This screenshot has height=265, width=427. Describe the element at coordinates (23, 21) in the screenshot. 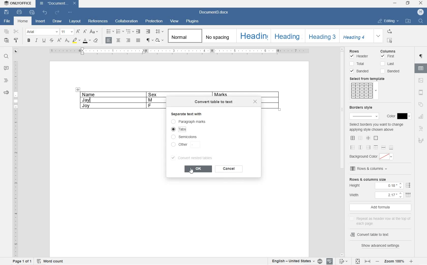

I see `HOME` at that location.